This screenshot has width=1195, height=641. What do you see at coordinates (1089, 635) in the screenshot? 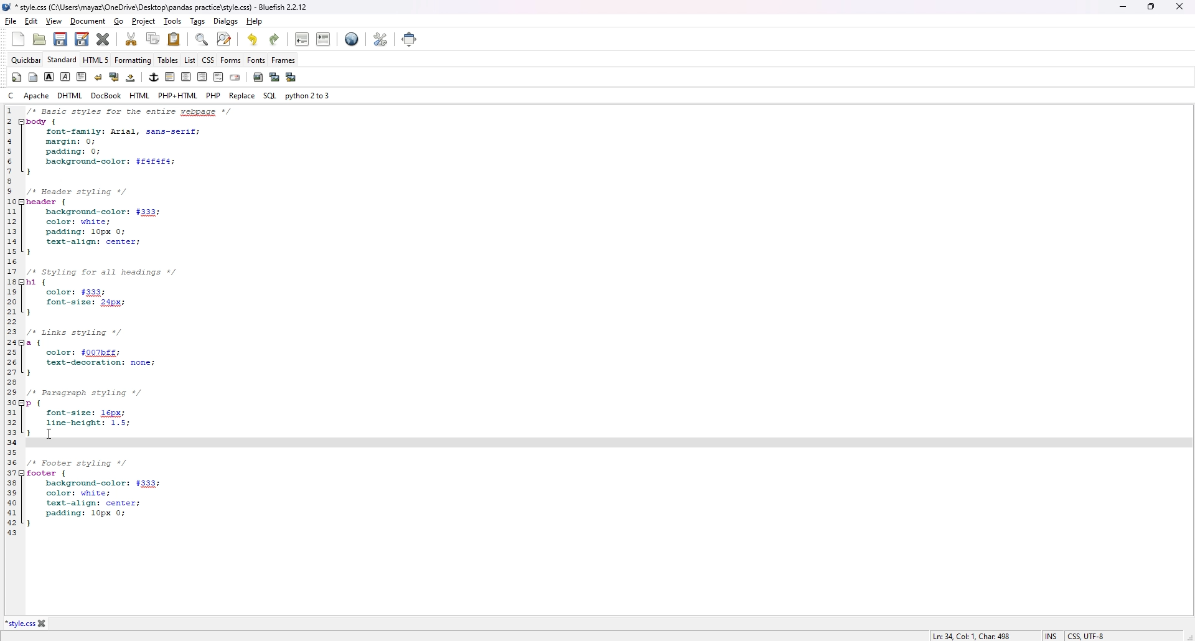
I see `CSS, UTF-8` at bounding box center [1089, 635].